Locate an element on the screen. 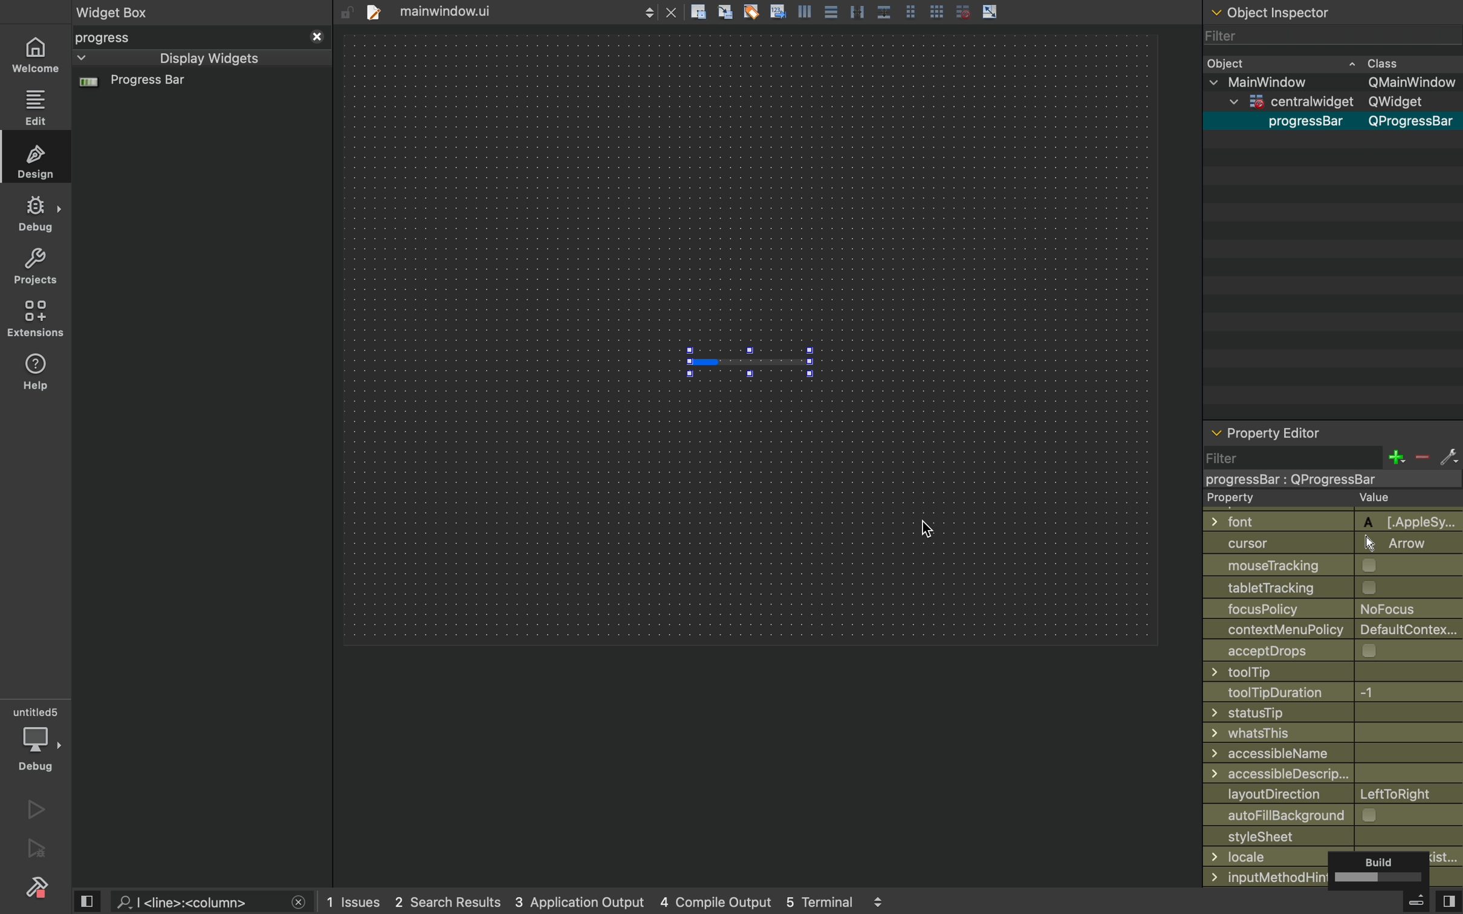 The width and height of the screenshot is (1463, 914). progress is located at coordinates (201, 37).